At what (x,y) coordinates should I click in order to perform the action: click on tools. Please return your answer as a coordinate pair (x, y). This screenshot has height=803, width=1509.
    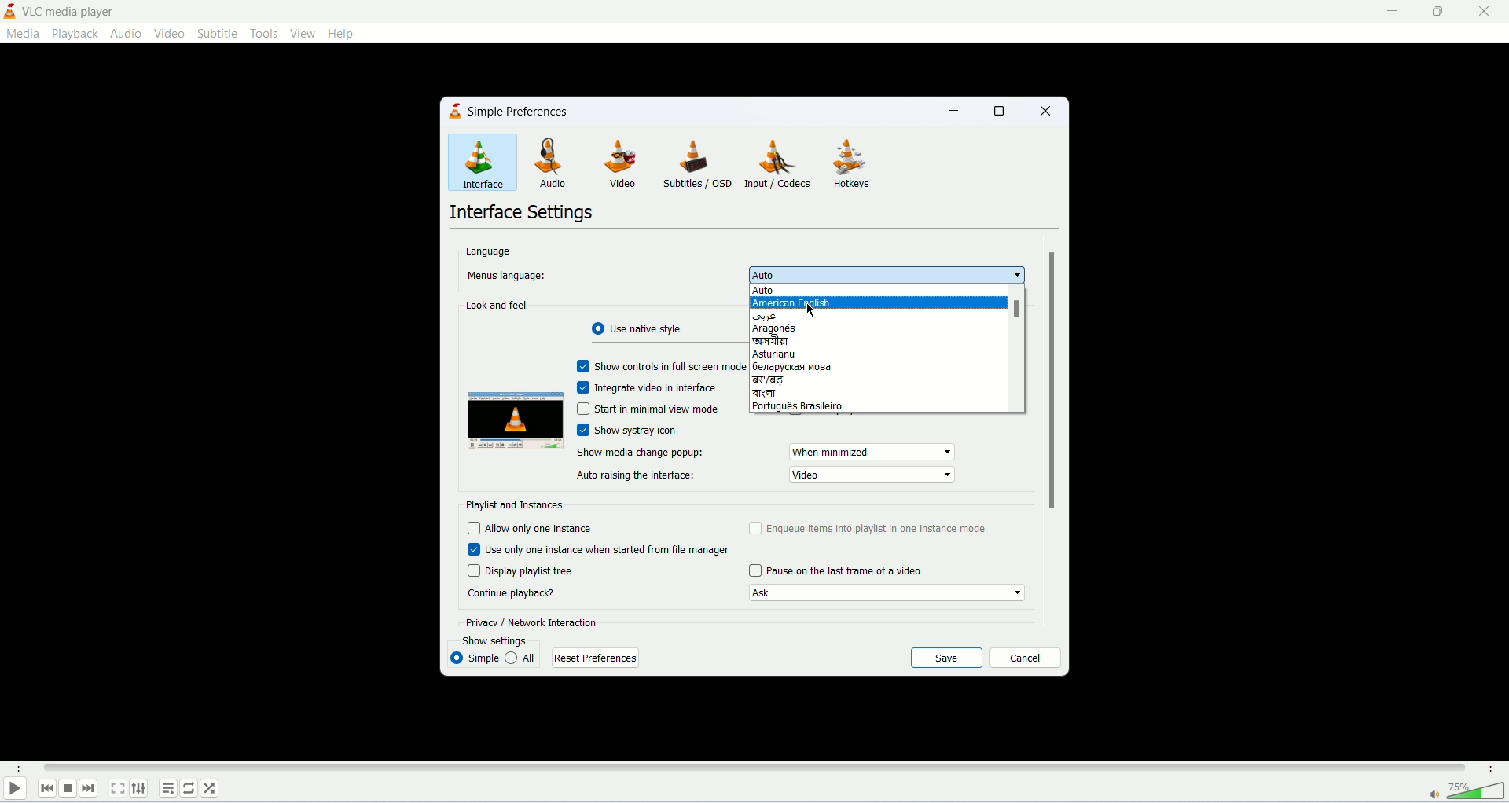
    Looking at the image, I should click on (267, 34).